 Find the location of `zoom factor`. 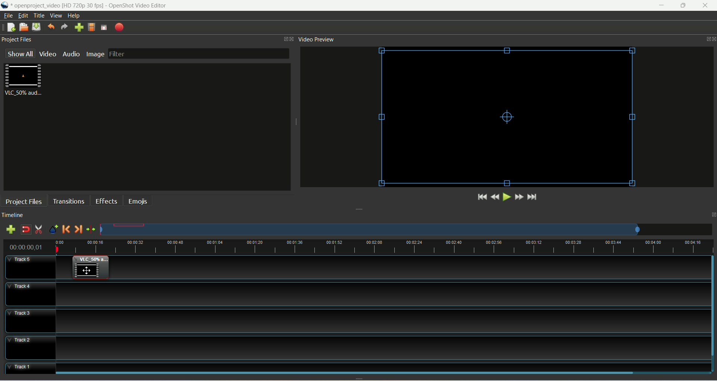

zoom factor is located at coordinates (386, 246).